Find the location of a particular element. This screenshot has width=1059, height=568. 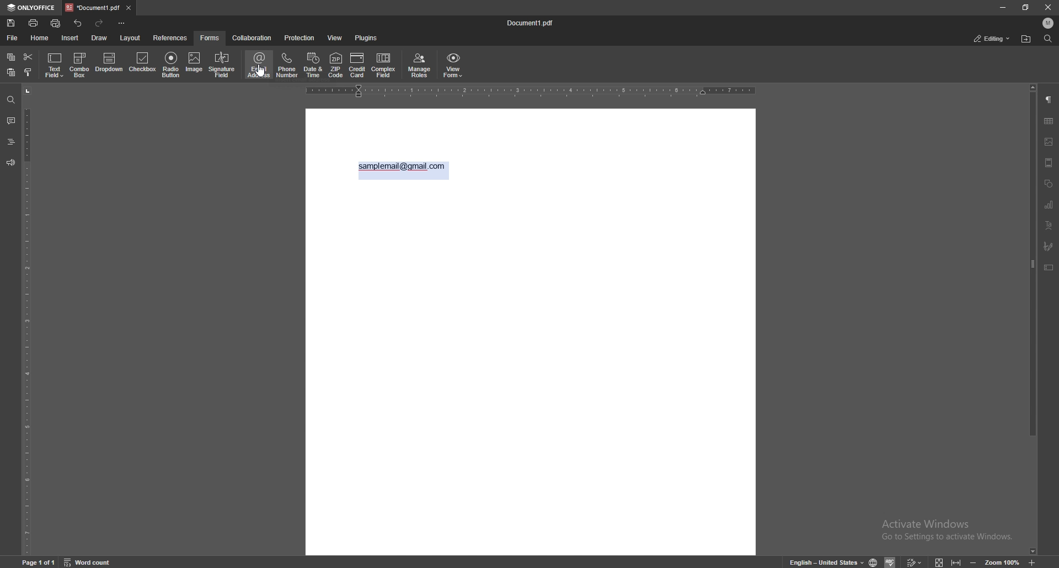

signature field is located at coordinates (1049, 247).